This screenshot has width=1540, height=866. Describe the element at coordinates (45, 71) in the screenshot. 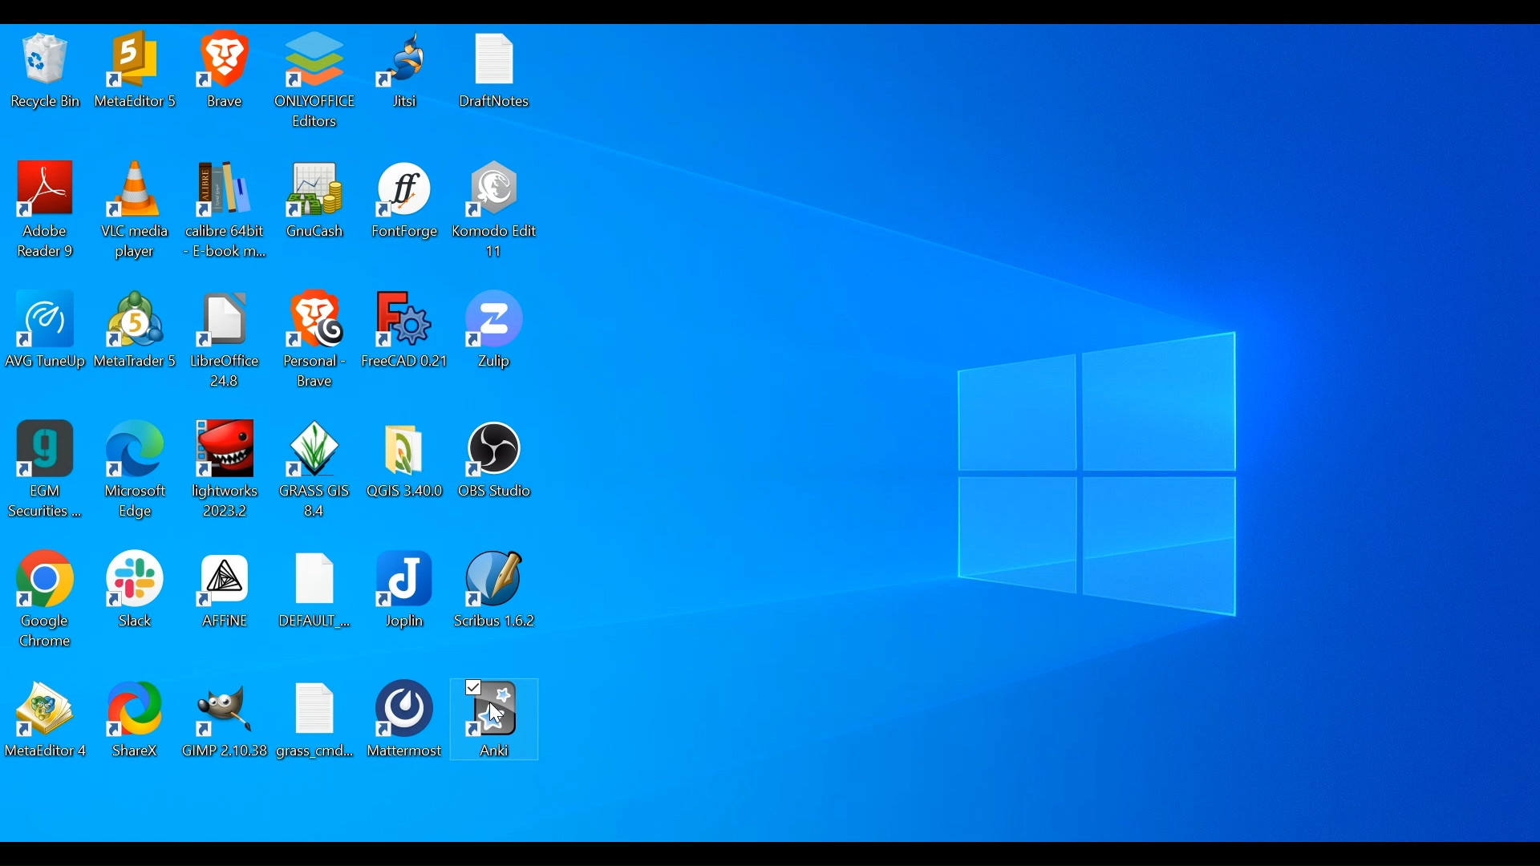

I see `Recycle bin` at that location.